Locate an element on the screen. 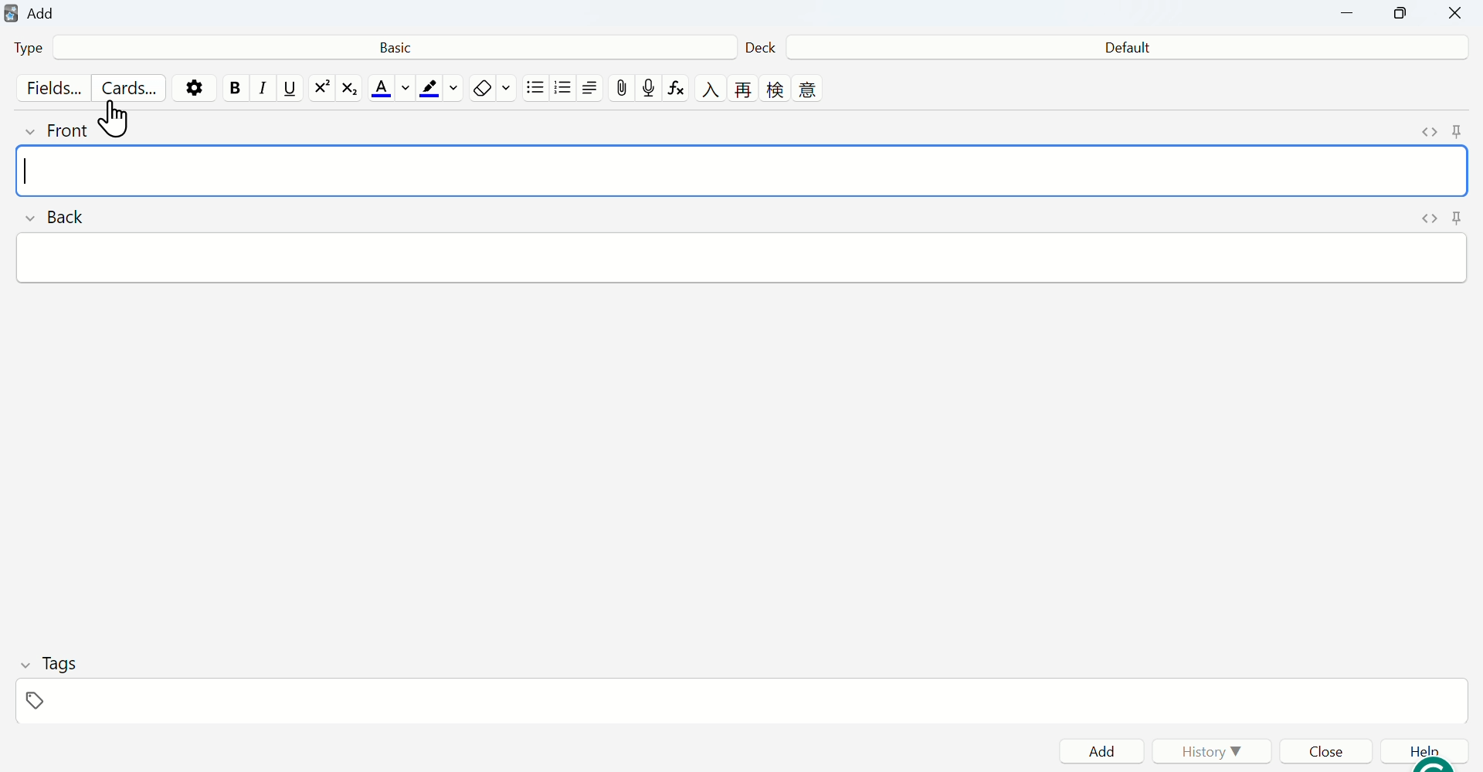 Image resolution: width=1483 pixels, height=772 pixels. remove formatting is located at coordinates (484, 88).